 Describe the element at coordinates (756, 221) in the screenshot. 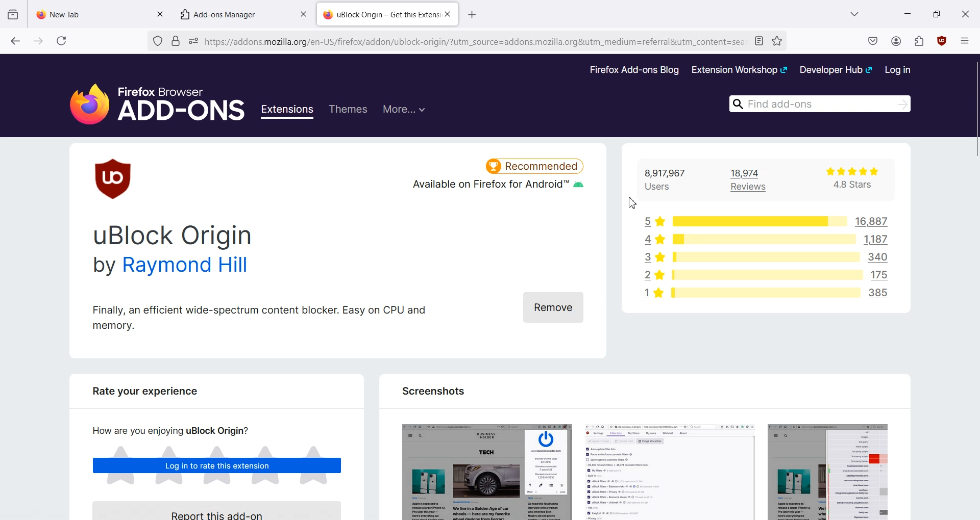

I see `rating bar` at that location.